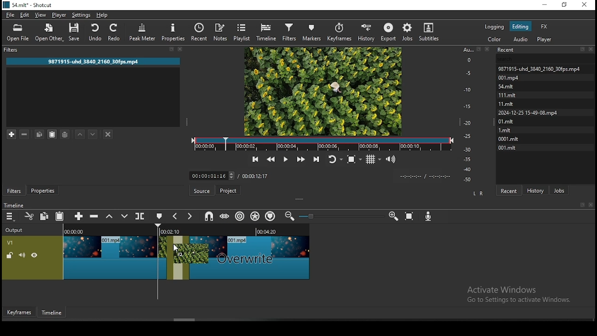  I want to click on toggle grid display on the player, so click(373, 159).